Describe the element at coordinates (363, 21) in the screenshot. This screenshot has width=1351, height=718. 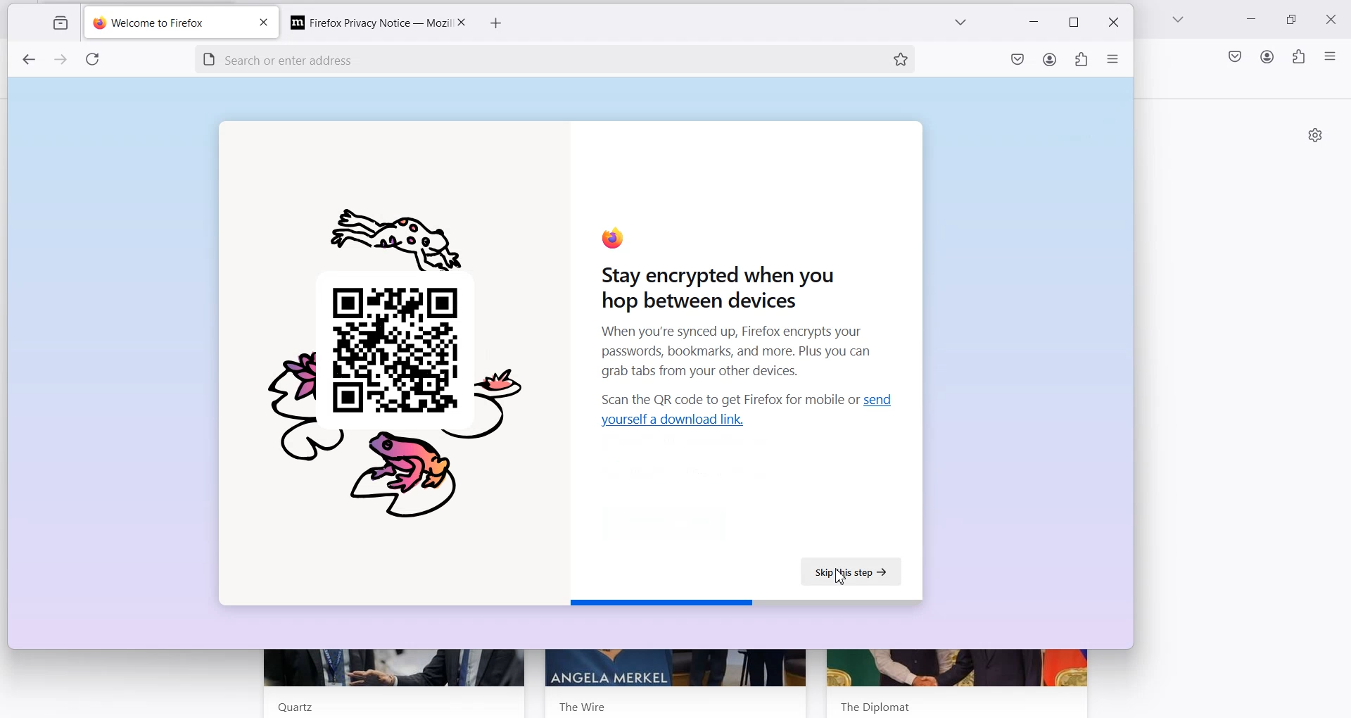
I see `Firefox Privacy Notice` at that location.